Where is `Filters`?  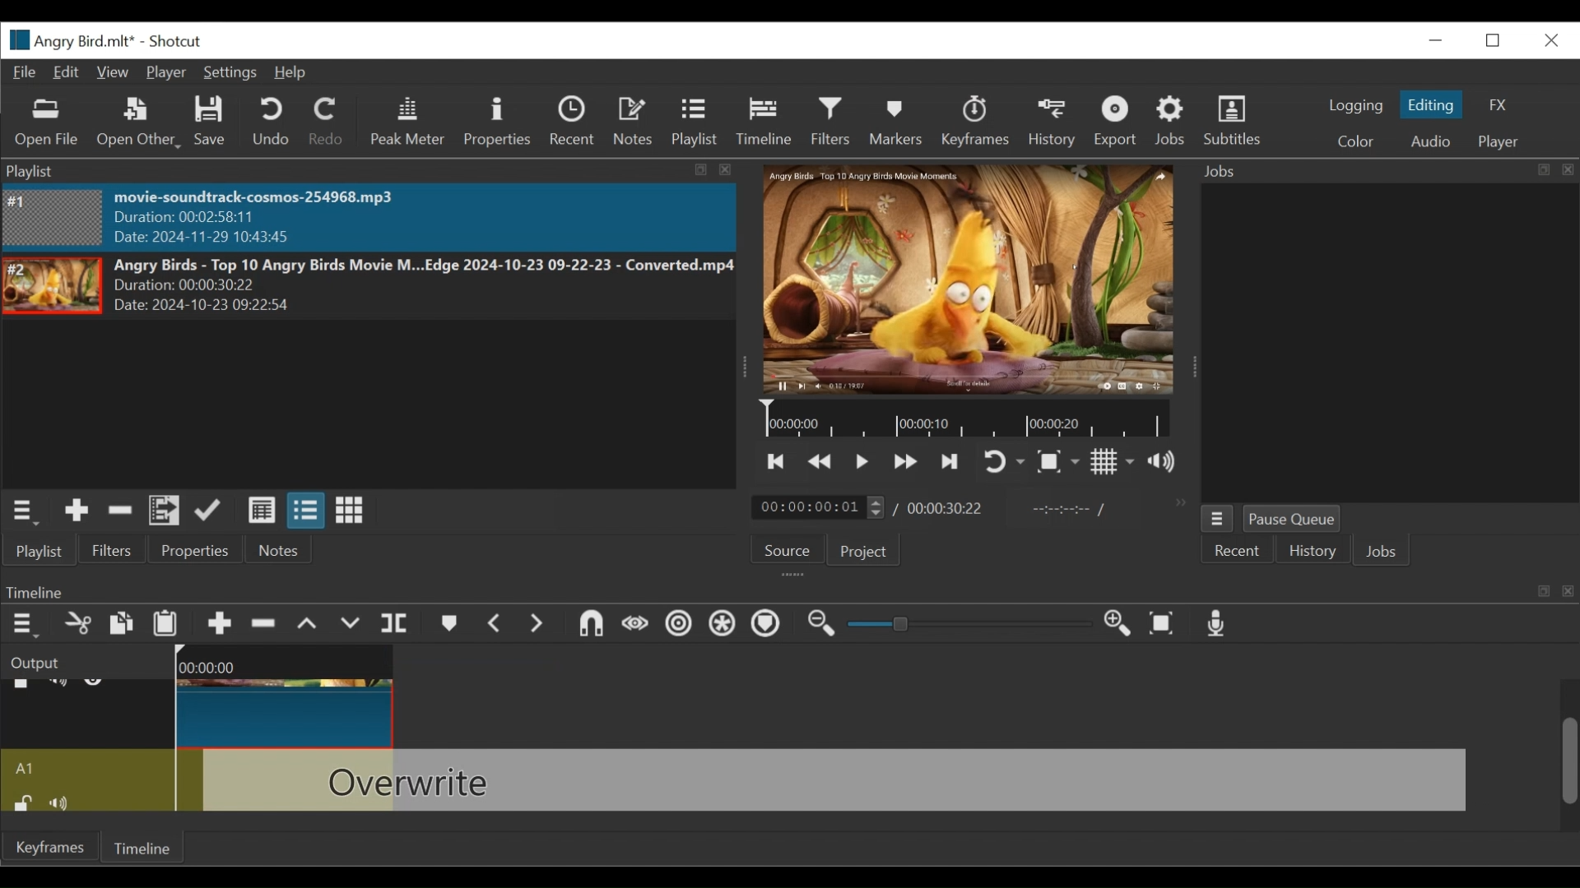 Filters is located at coordinates (119, 549).